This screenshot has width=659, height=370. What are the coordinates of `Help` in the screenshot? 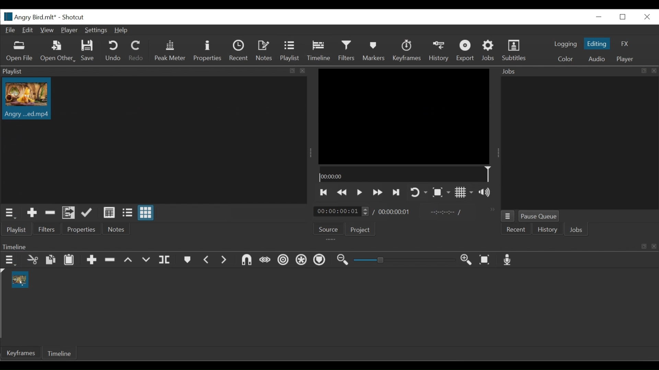 It's located at (122, 30).